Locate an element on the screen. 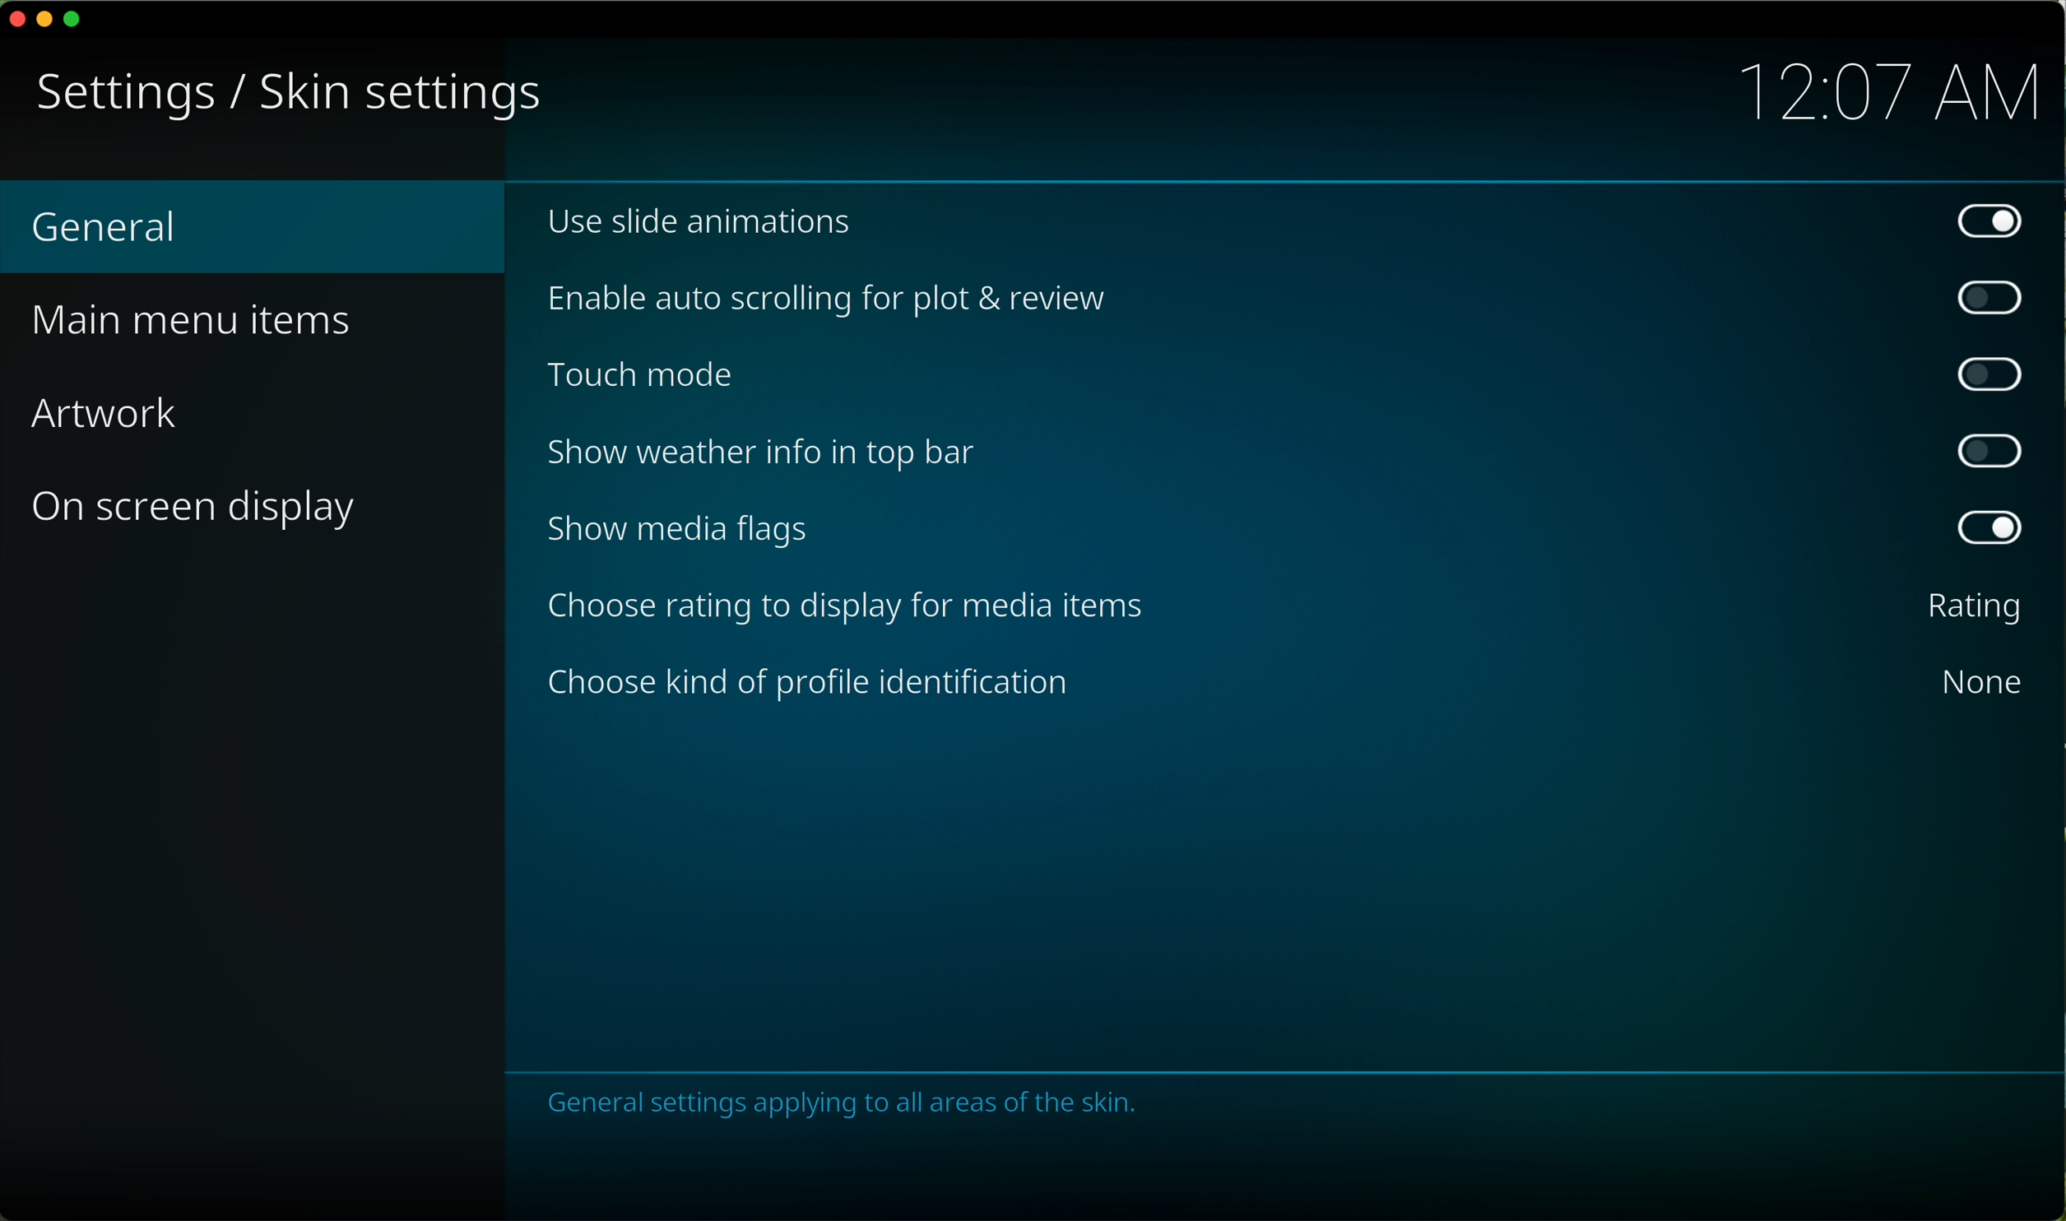  close program is located at coordinates (14, 21).